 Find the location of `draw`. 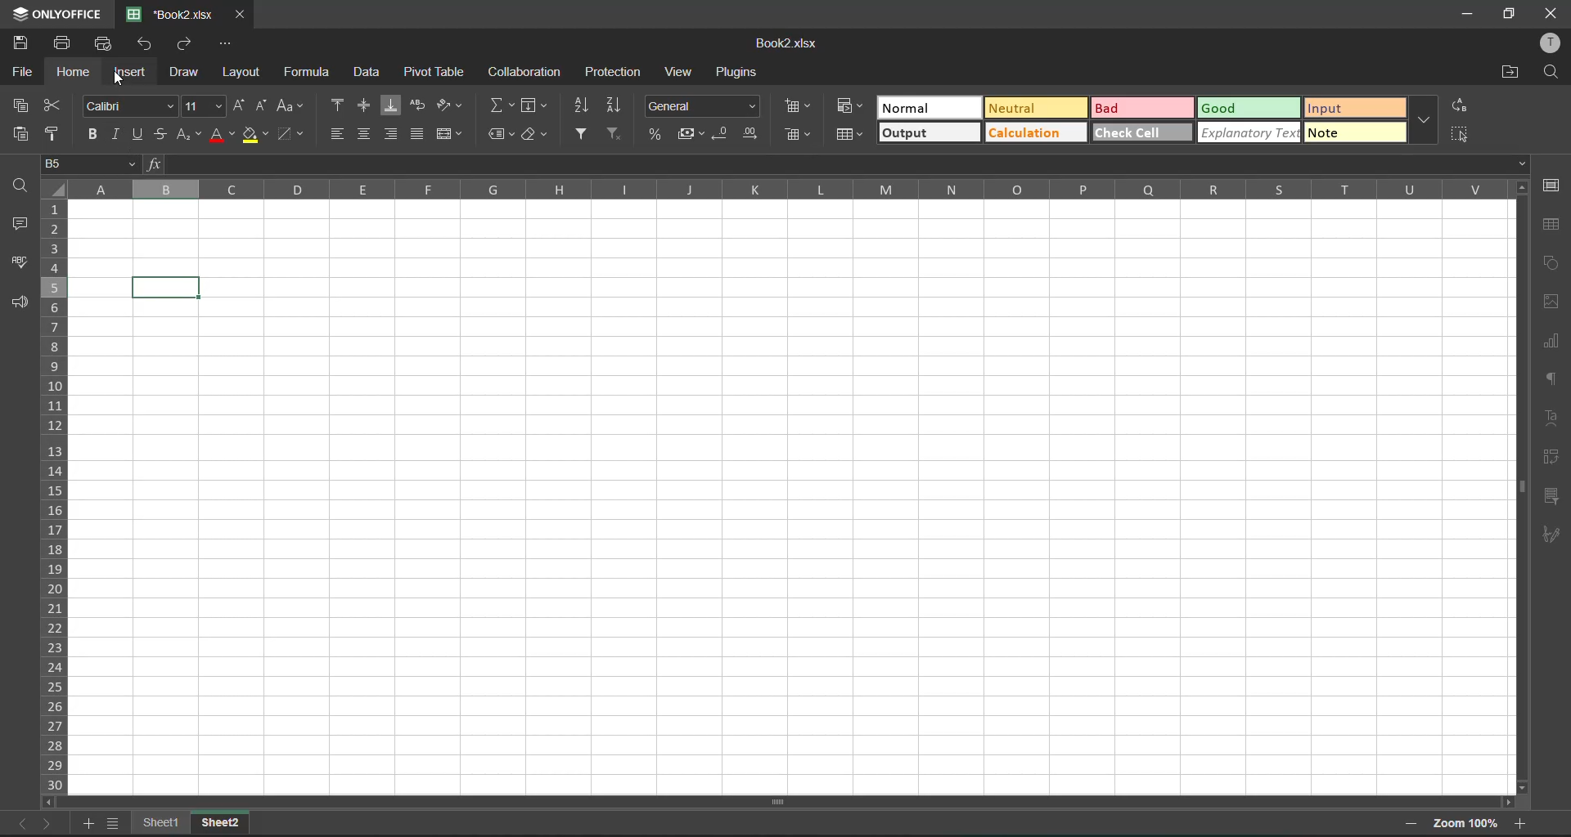

draw is located at coordinates (188, 71).